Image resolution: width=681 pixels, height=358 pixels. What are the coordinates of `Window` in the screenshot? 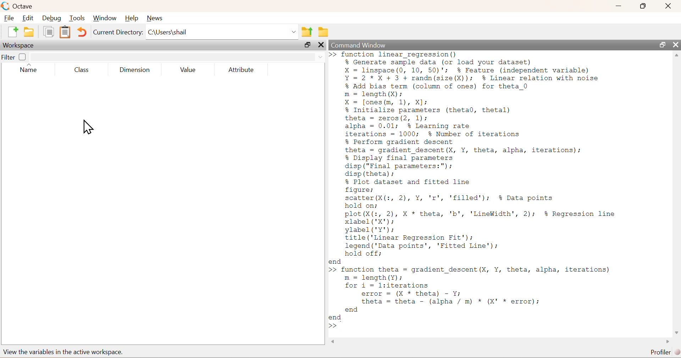 It's located at (105, 18).